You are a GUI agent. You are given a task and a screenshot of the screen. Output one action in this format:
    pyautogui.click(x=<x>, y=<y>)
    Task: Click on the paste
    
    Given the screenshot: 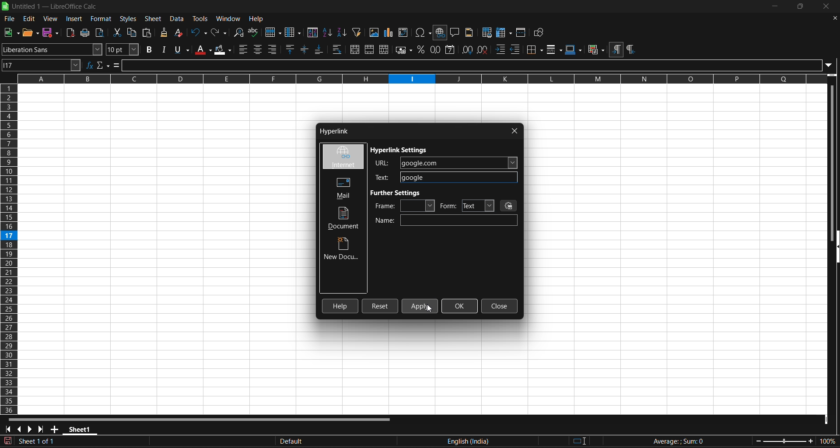 What is the action you would take?
    pyautogui.click(x=147, y=32)
    